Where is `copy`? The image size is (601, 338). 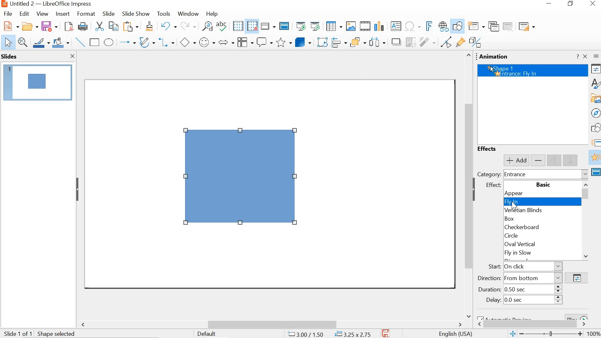
copy is located at coordinates (115, 26).